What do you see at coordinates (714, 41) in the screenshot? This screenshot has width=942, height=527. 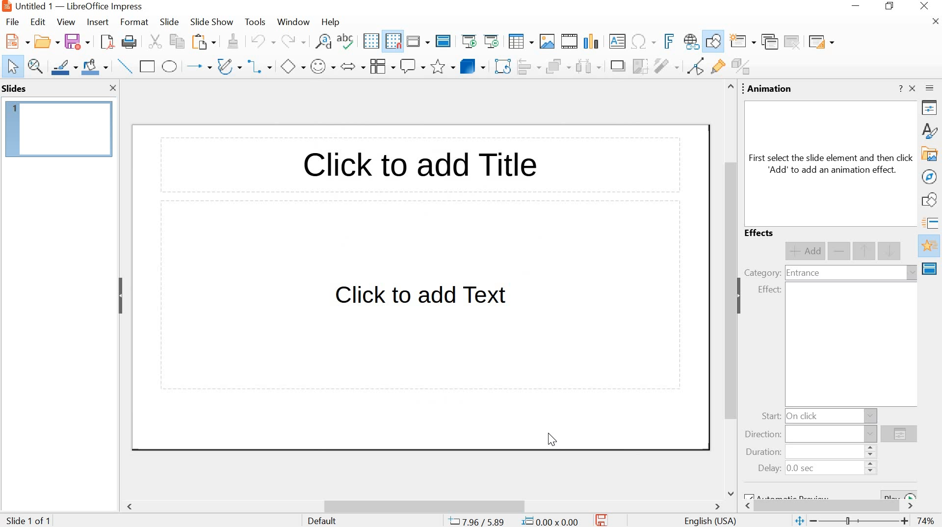 I see `show draw functions` at bounding box center [714, 41].